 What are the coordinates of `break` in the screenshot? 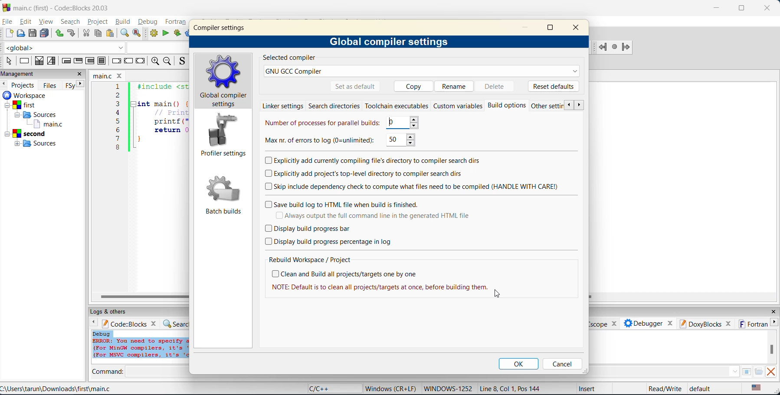 It's located at (115, 60).